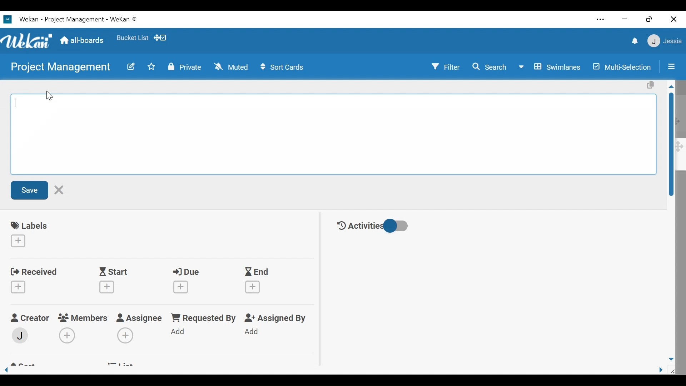 This screenshot has width=686, height=386. I want to click on User Member, so click(665, 40).